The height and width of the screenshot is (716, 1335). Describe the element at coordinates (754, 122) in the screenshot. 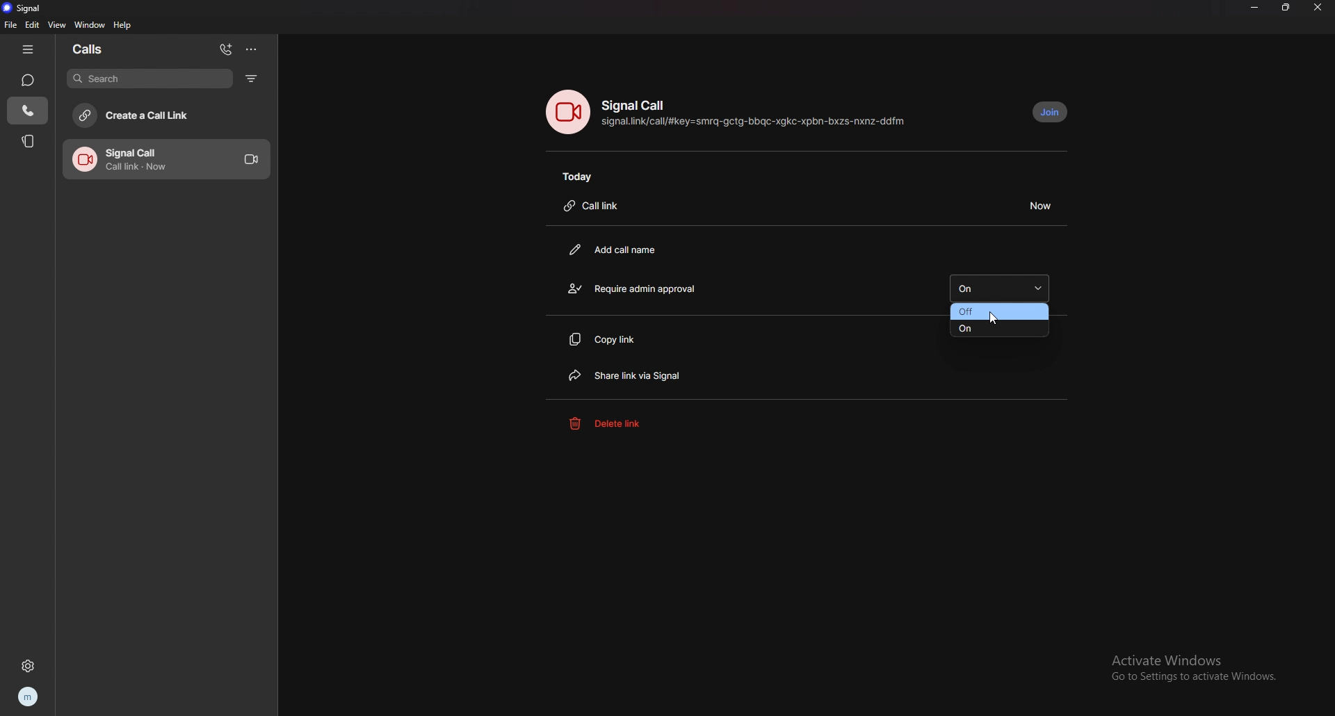

I see `call link` at that location.